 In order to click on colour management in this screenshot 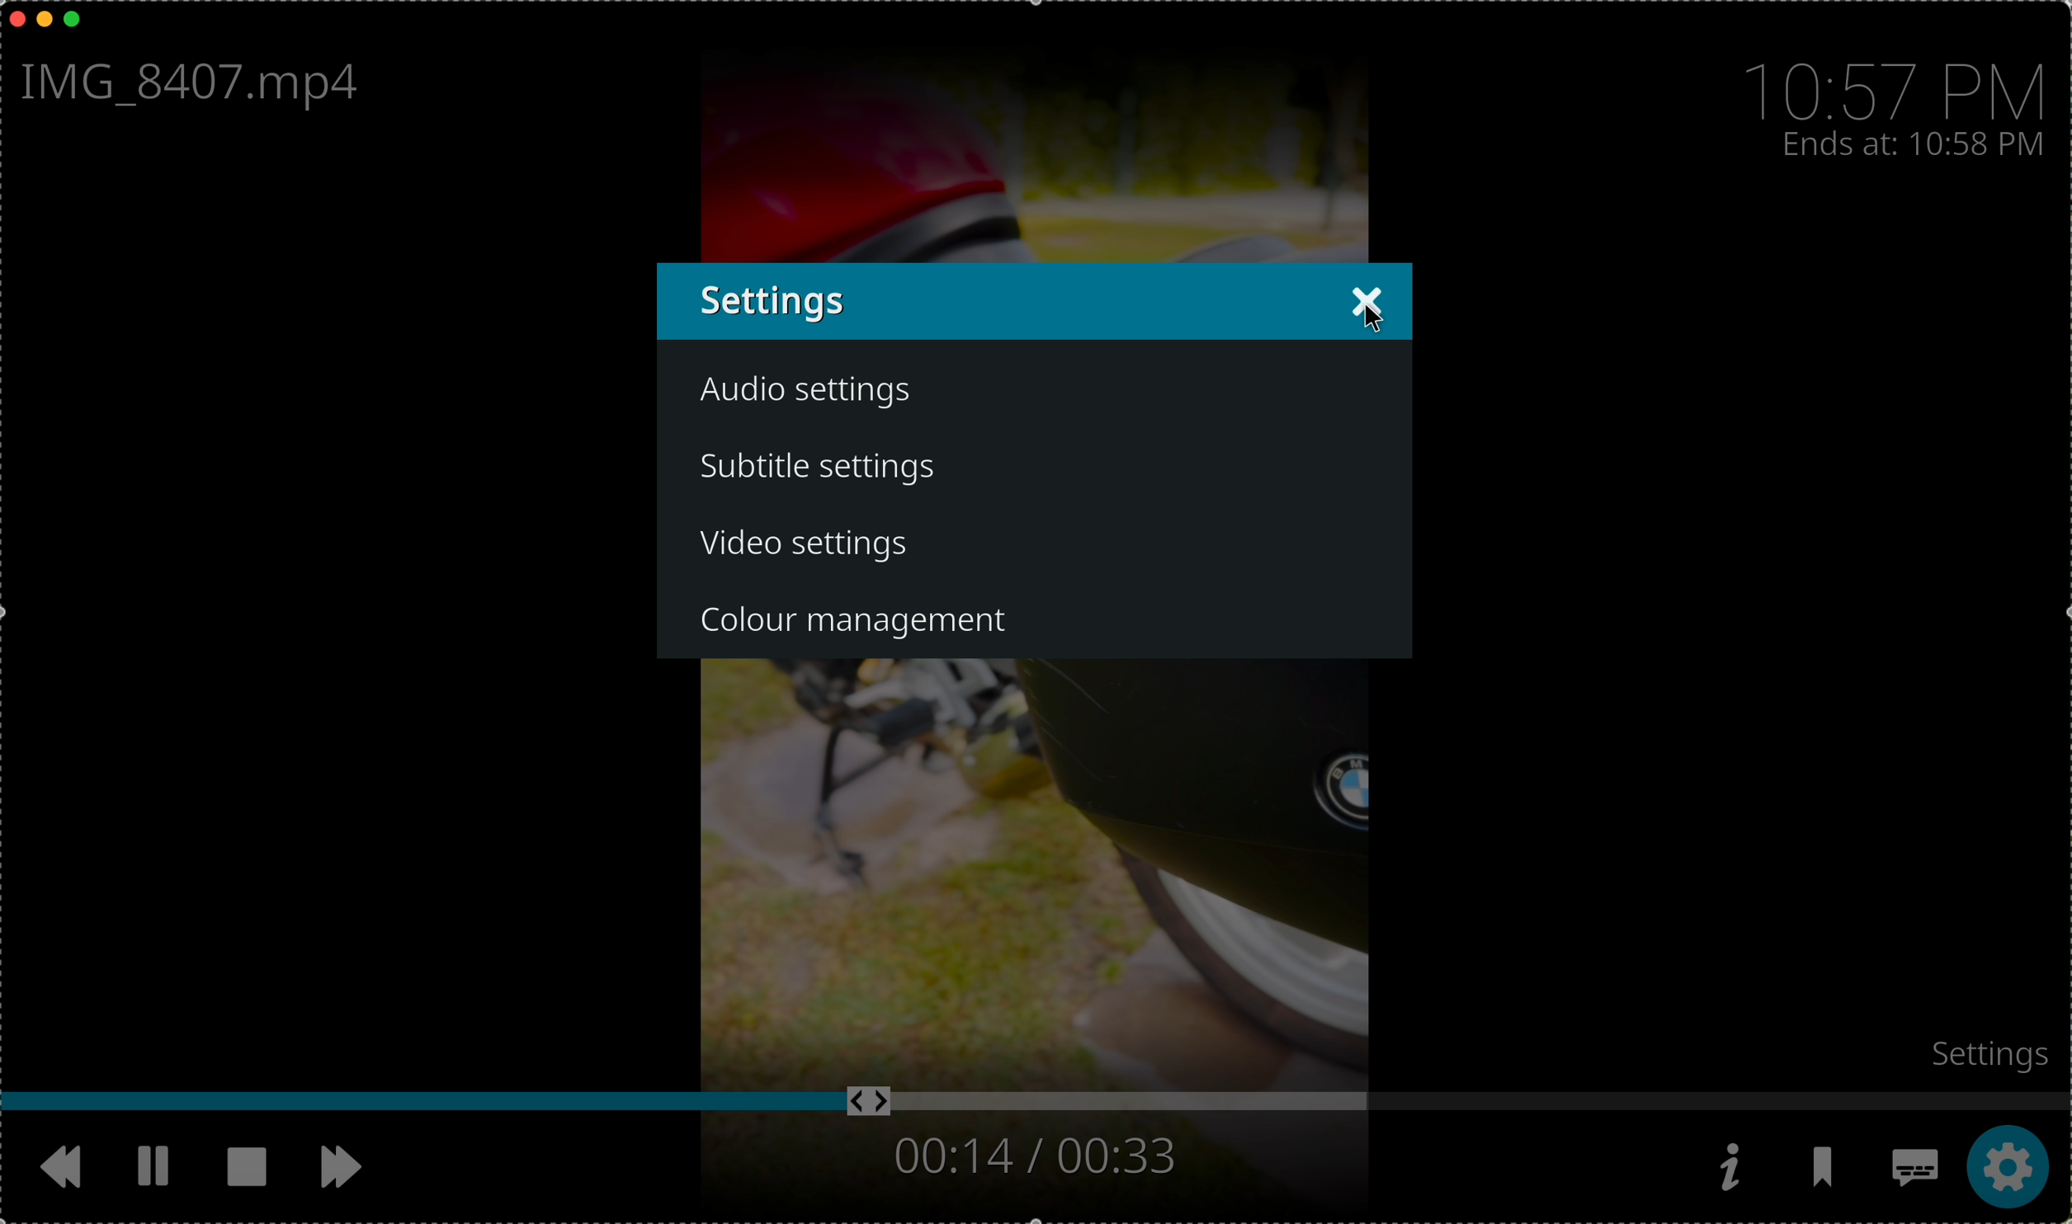, I will do `click(866, 624)`.